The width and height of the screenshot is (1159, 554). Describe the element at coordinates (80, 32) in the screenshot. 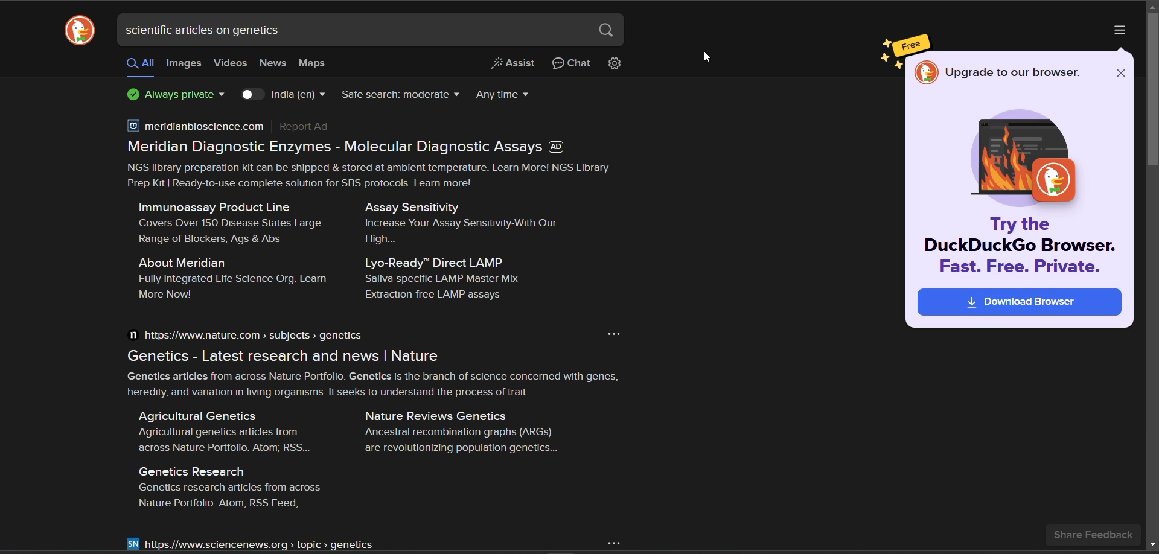

I see `logo` at that location.